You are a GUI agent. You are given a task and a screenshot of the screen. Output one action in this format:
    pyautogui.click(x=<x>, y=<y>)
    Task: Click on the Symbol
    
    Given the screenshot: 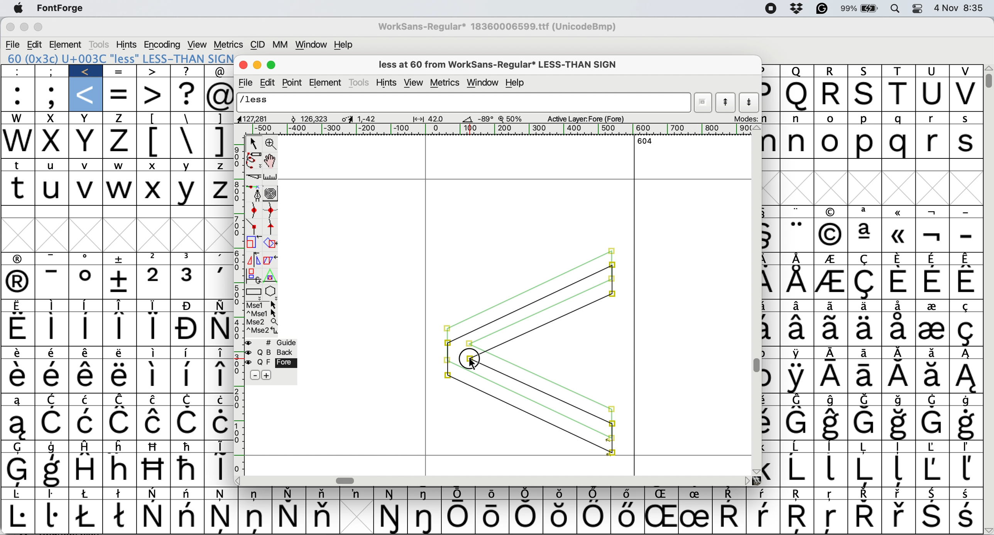 What is the action you would take?
    pyautogui.click(x=121, y=424)
    